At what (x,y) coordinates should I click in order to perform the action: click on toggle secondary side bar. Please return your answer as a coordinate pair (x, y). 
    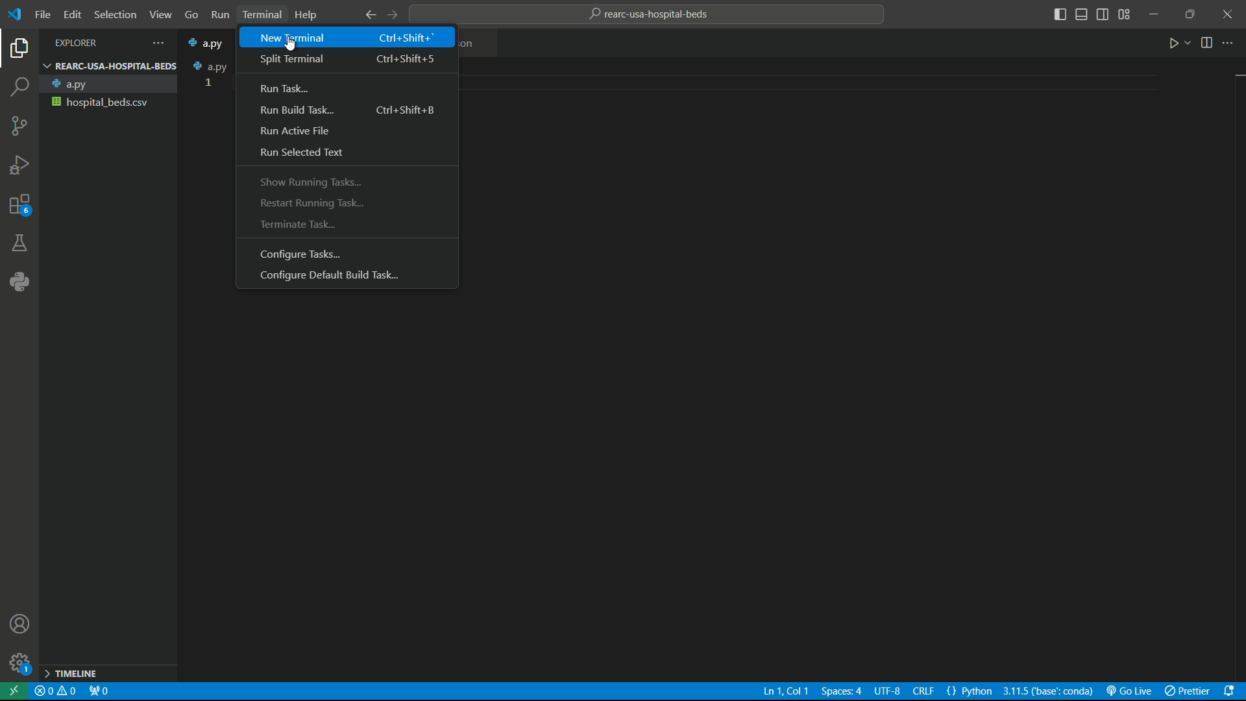
    Looking at the image, I should click on (1103, 14).